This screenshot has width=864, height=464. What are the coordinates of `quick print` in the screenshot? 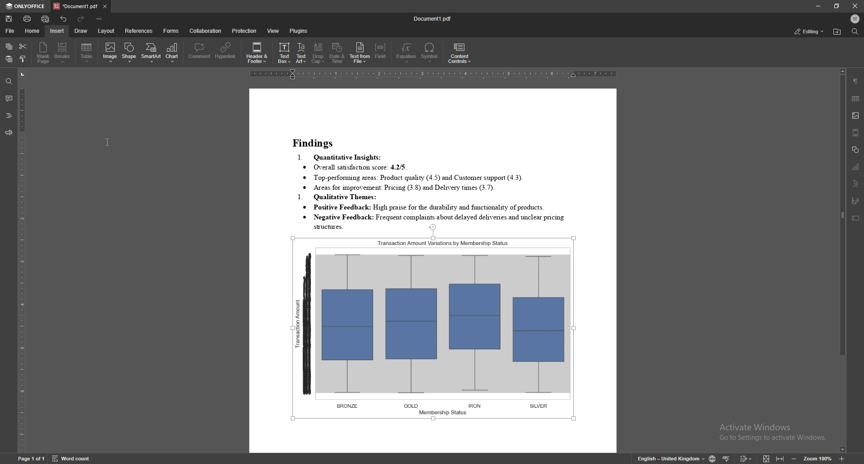 It's located at (46, 18).